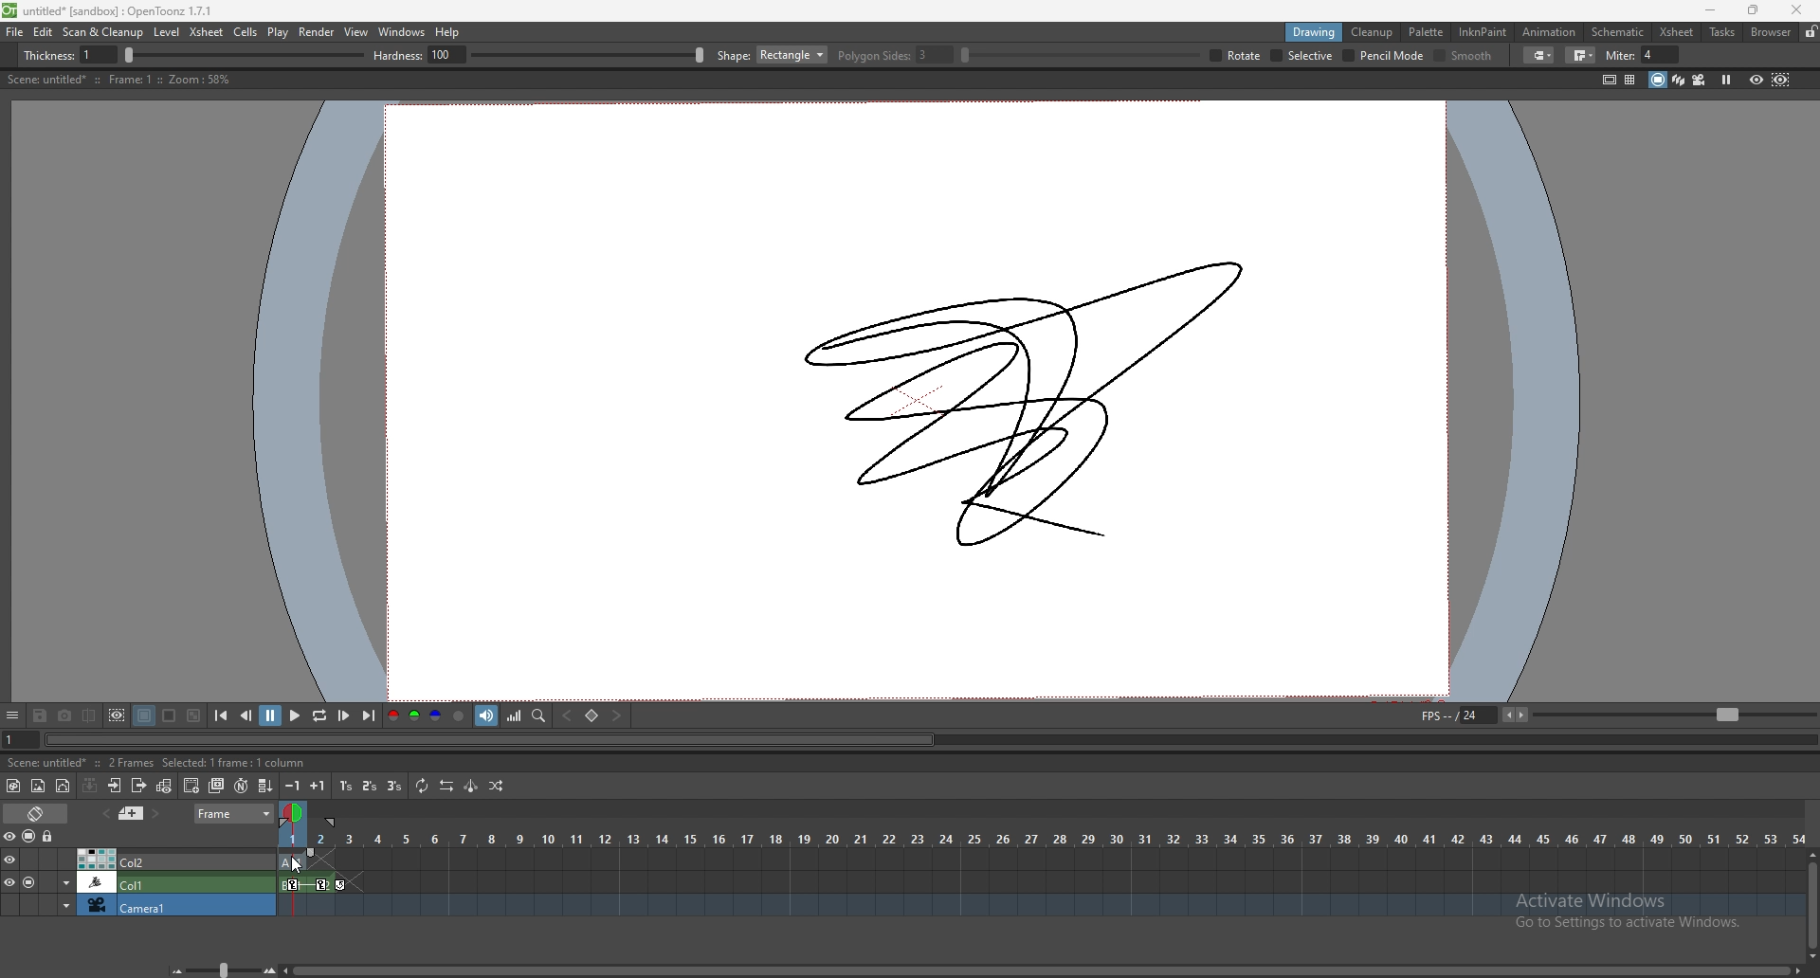  What do you see at coordinates (1302, 56) in the screenshot?
I see `selective` at bounding box center [1302, 56].